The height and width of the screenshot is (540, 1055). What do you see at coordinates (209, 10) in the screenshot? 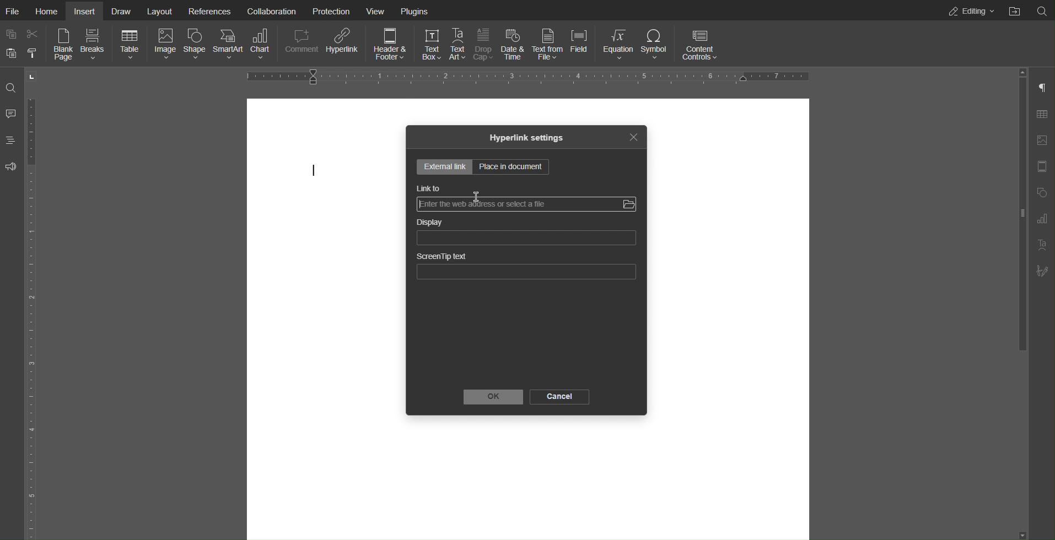
I see `References` at bounding box center [209, 10].